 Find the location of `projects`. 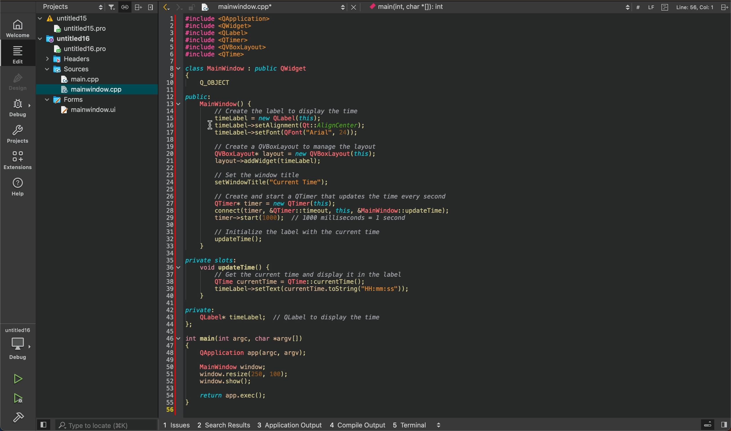

projects is located at coordinates (17, 135).